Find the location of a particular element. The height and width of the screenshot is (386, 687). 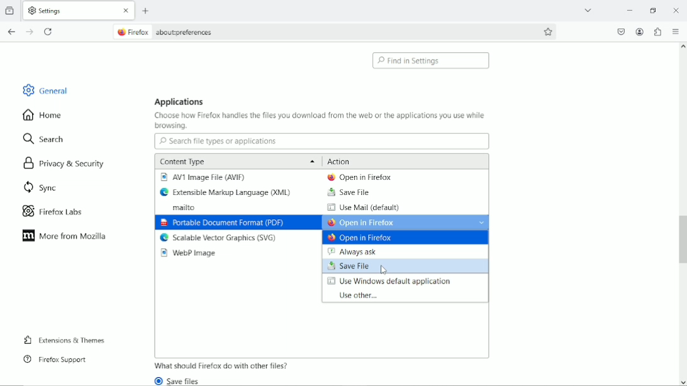

More from Mozilla is located at coordinates (64, 236).